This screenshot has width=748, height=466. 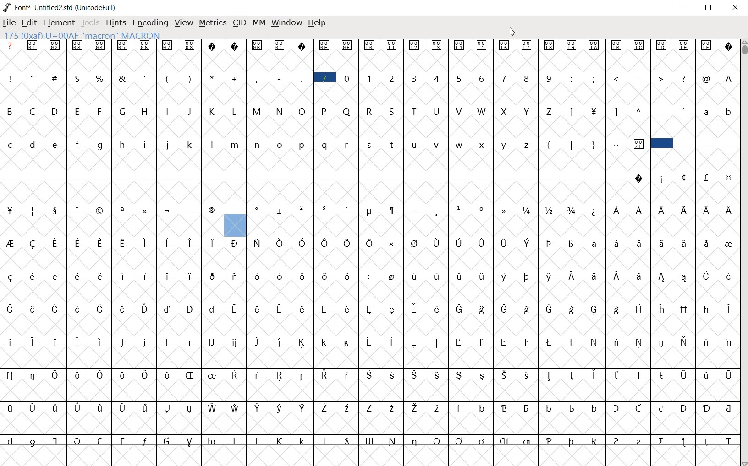 I want to click on <, so click(x=617, y=78).